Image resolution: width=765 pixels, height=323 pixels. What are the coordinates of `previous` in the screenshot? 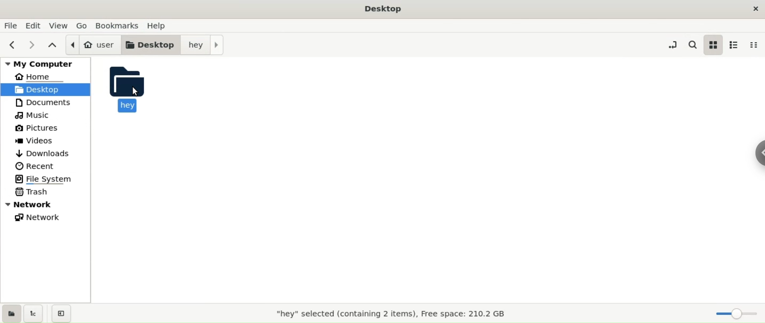 It's located at (13, 45).